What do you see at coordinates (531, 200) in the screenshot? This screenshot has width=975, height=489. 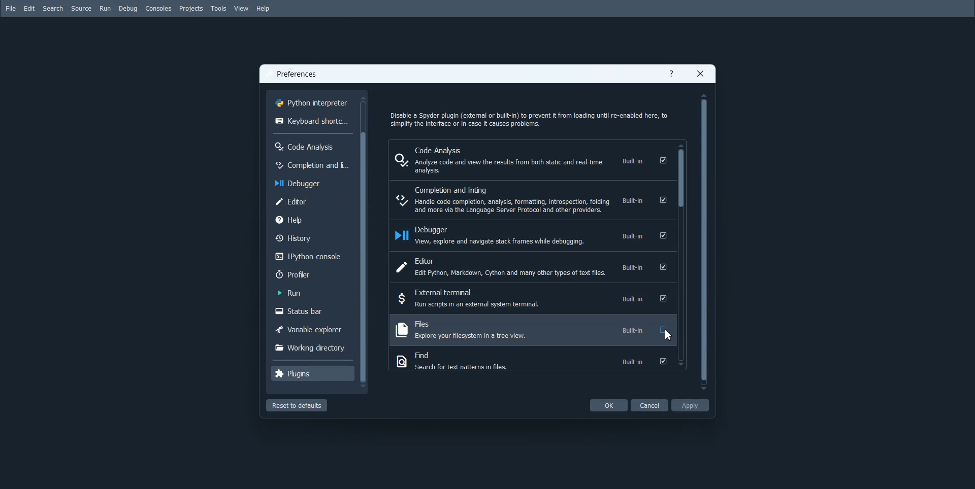 I see `Completion and linting` at bounding box center [531, 200].